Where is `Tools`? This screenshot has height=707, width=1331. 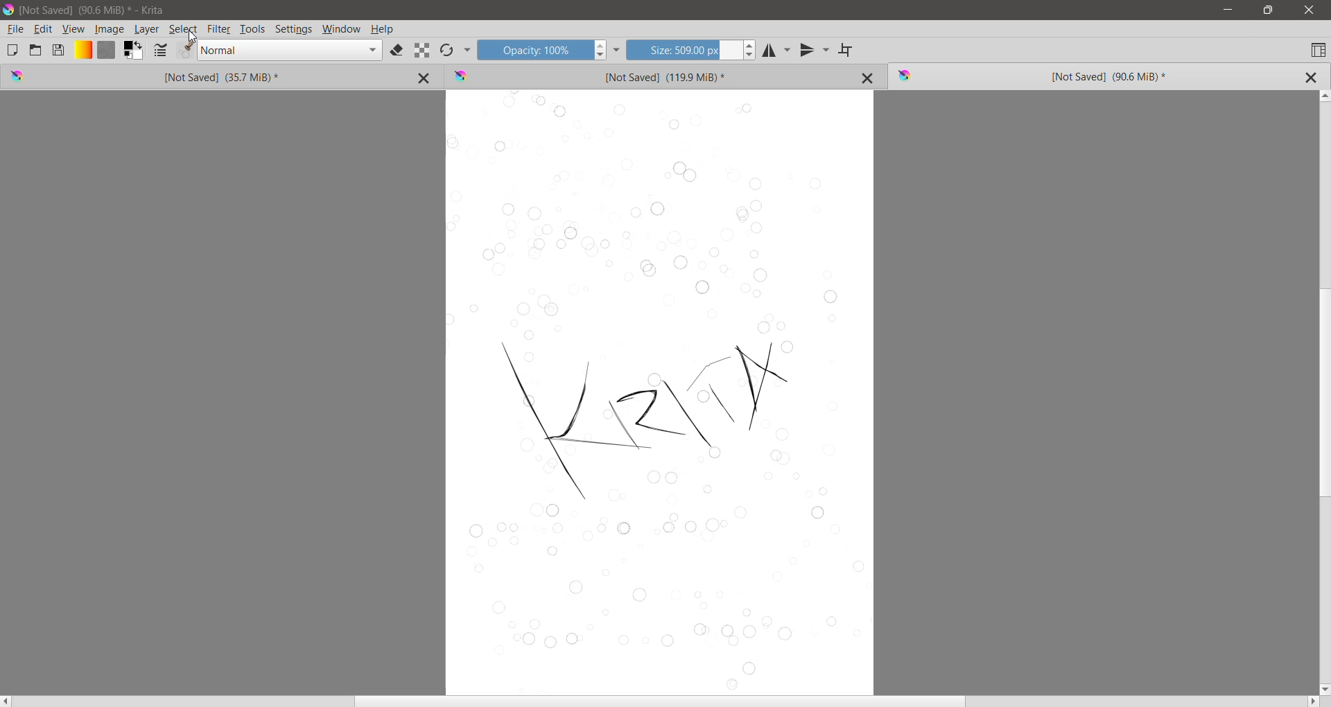 Tools is located at coordinates (252, 30).